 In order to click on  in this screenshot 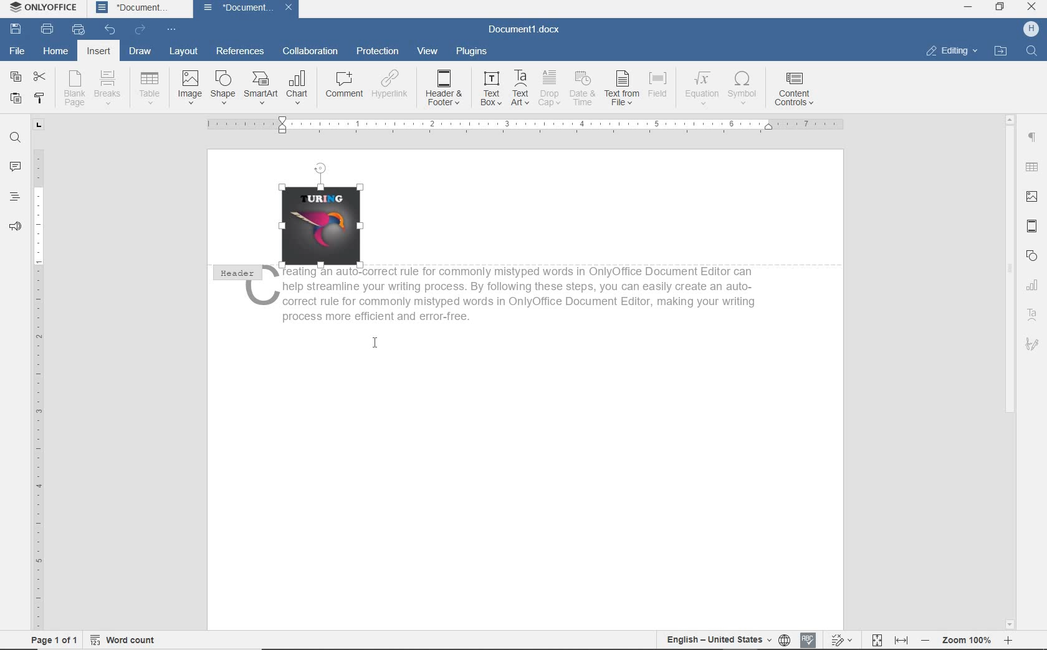, I will do `click(74, 87)`.